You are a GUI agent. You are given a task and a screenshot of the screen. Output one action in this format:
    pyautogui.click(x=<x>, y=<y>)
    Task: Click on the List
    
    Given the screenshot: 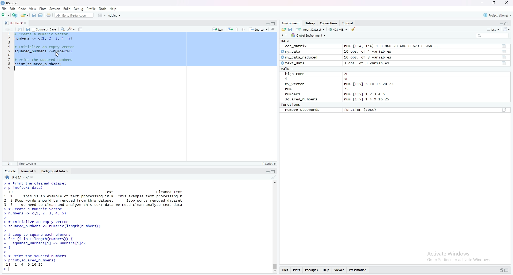 What is the action you would take?
    pyautogui.click(x=493, y=29)
    